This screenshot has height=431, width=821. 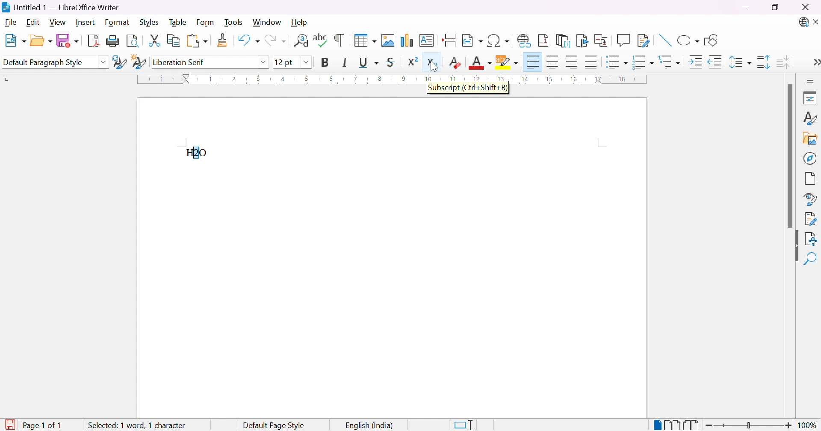 What do you see at coordinates (85, 22) in the screenshot?
I see `Insert` at bounding box center [85, 22].